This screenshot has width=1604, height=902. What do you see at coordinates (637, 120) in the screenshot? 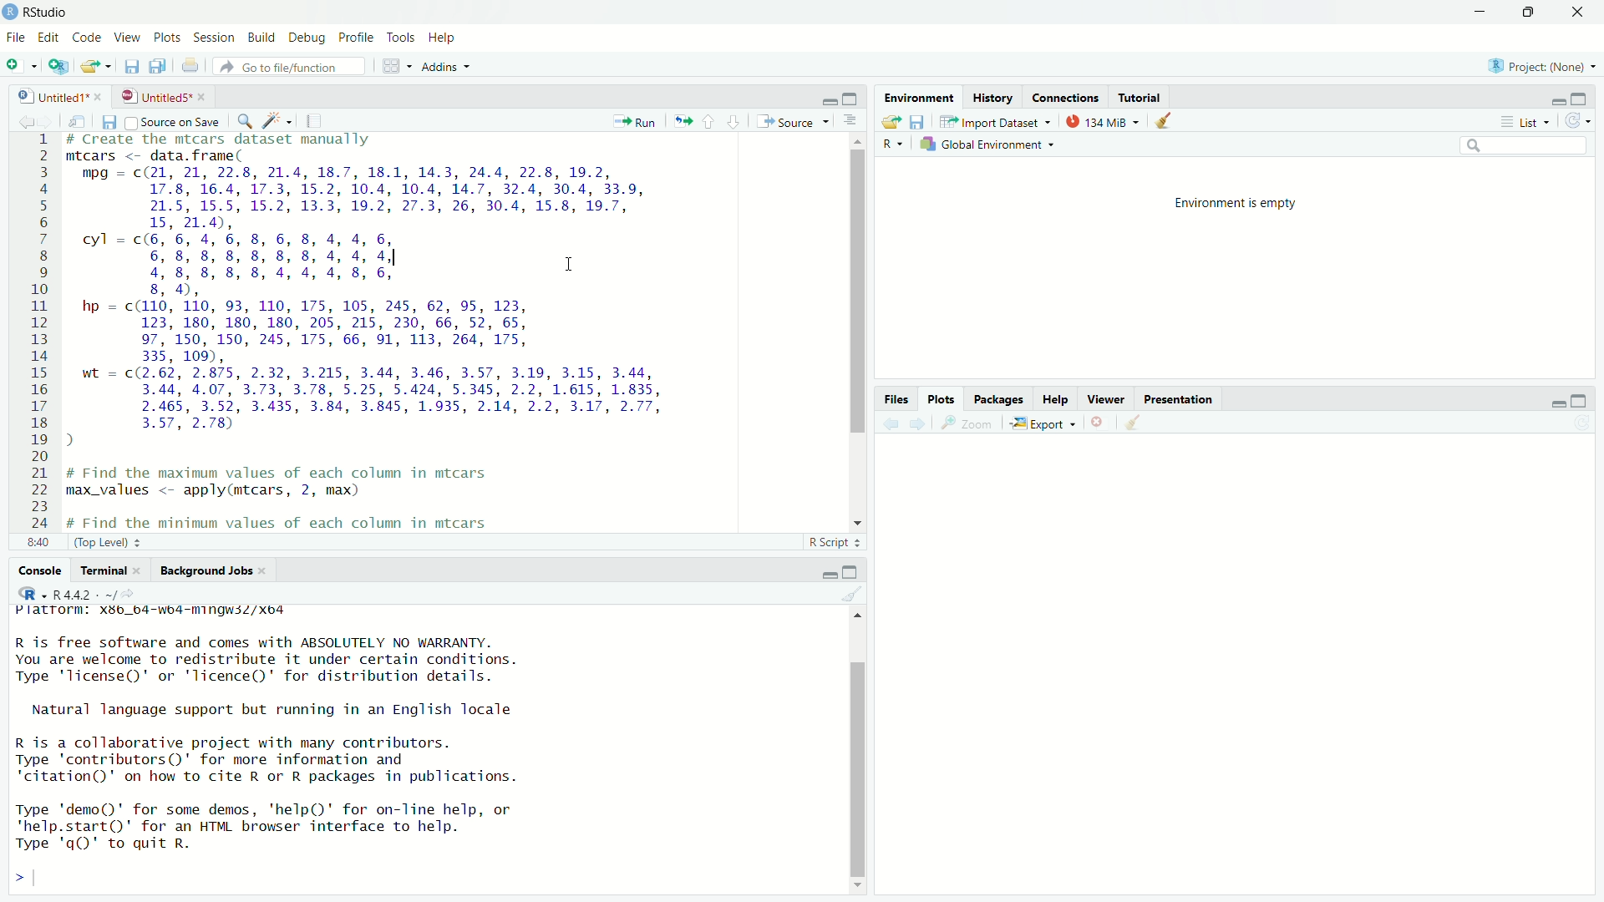
I see `Run` at bounding box center [637, 120].